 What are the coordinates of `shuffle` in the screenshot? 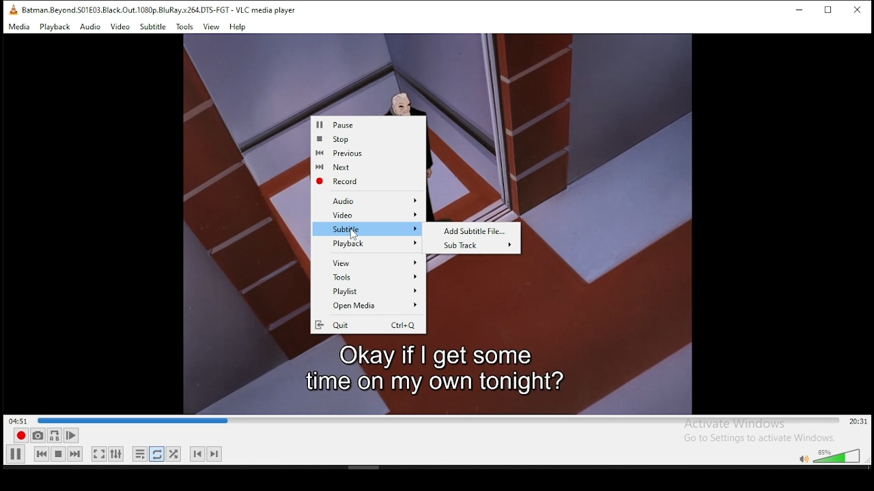 It's located at (175, 453).